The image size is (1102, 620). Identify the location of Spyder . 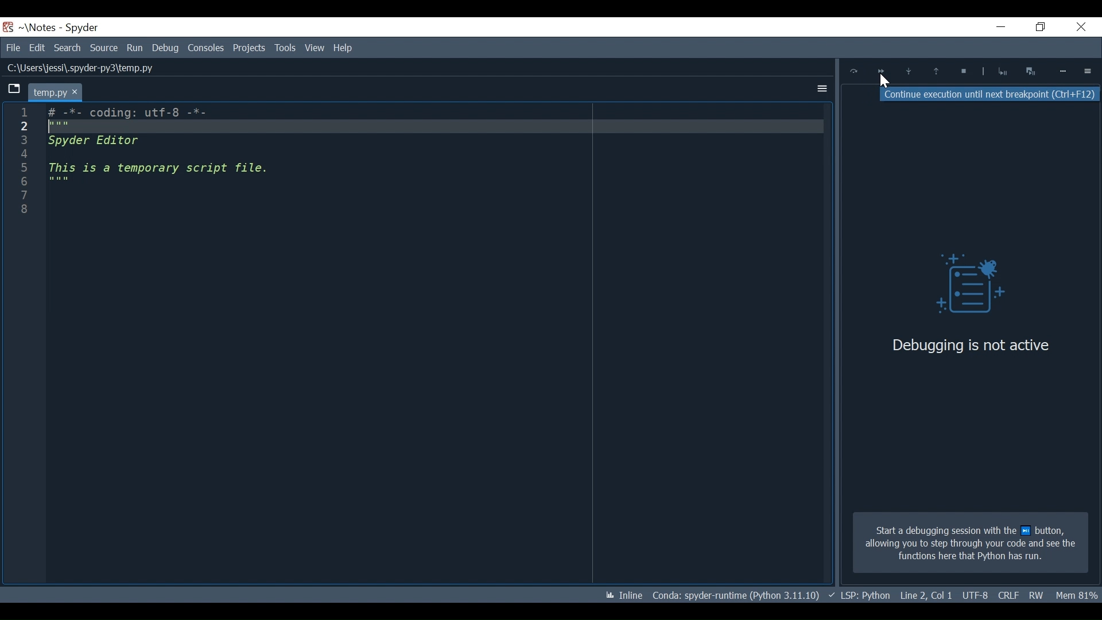
(83, 28).